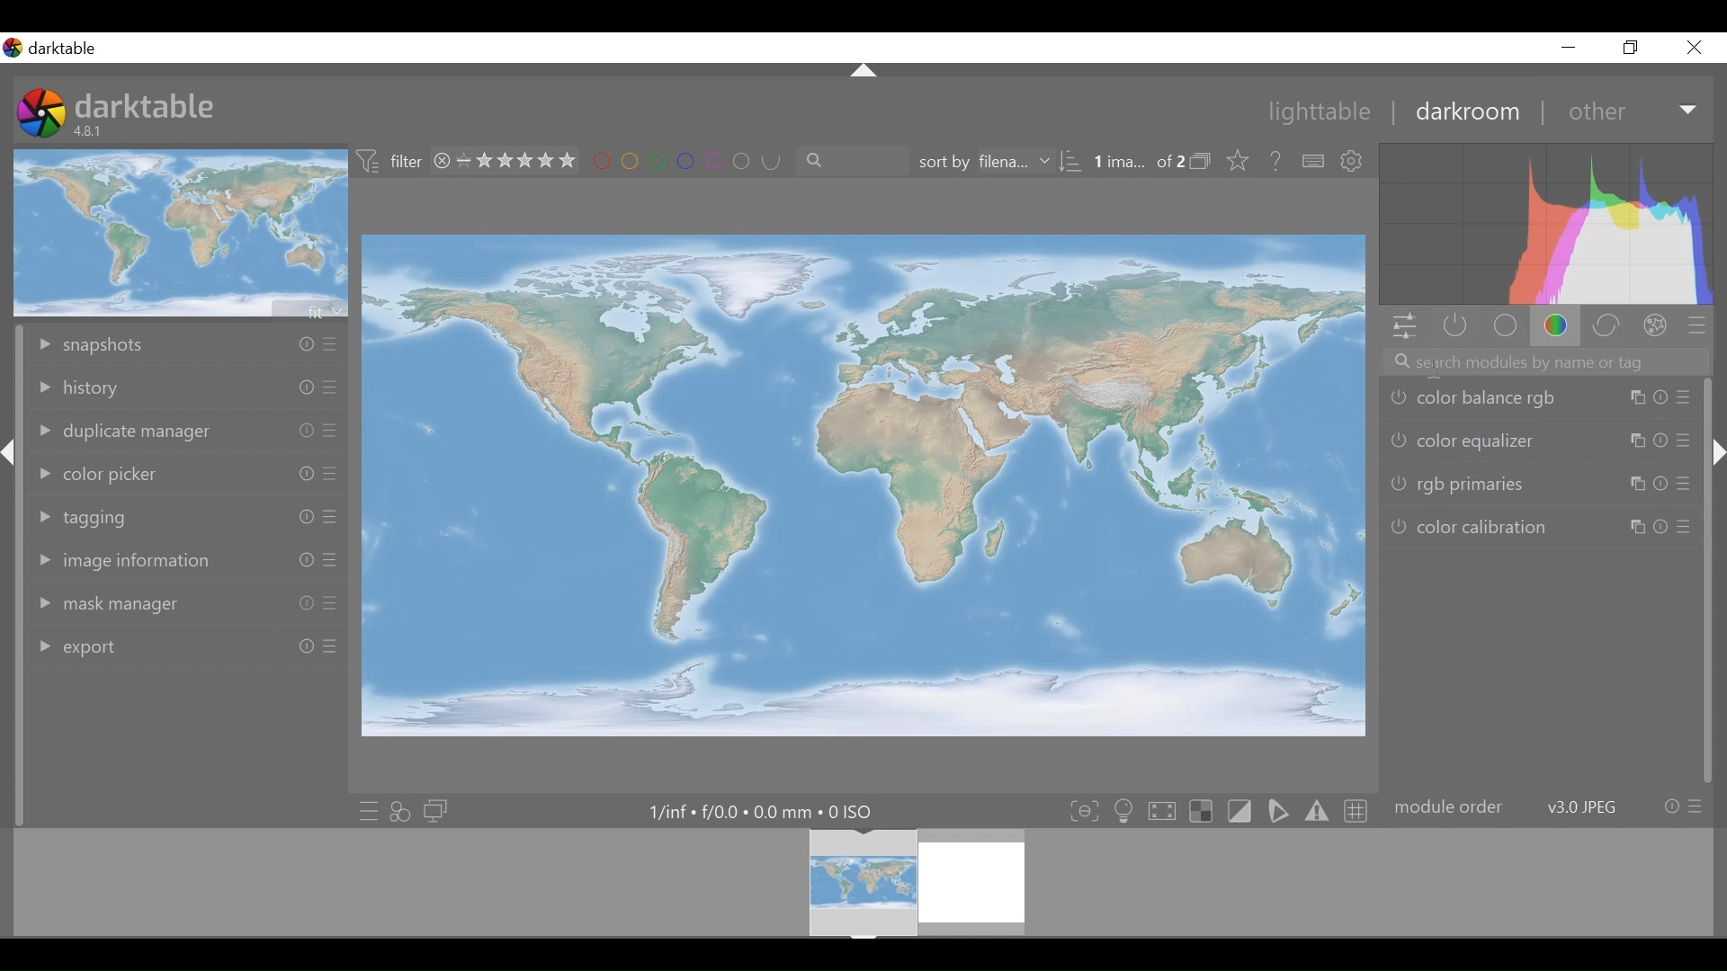 The image size is (1727, 971). What do you see at coordinates (1277, 812) in the screenshot?
I see `toggle soft proofing` at bounding box center [1277, 812].